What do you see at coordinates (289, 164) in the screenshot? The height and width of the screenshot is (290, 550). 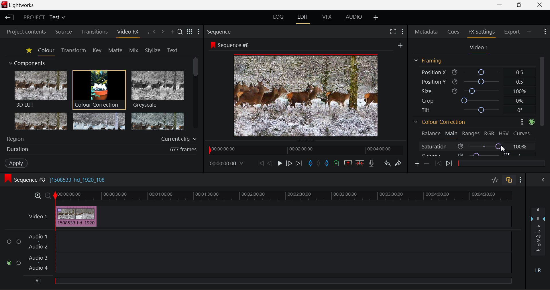 I see `Go Forward` at bounding box center [289, 164].